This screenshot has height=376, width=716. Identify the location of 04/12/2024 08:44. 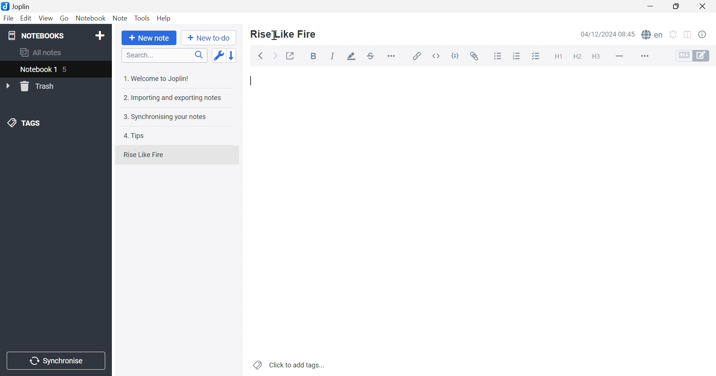
(607, 34).